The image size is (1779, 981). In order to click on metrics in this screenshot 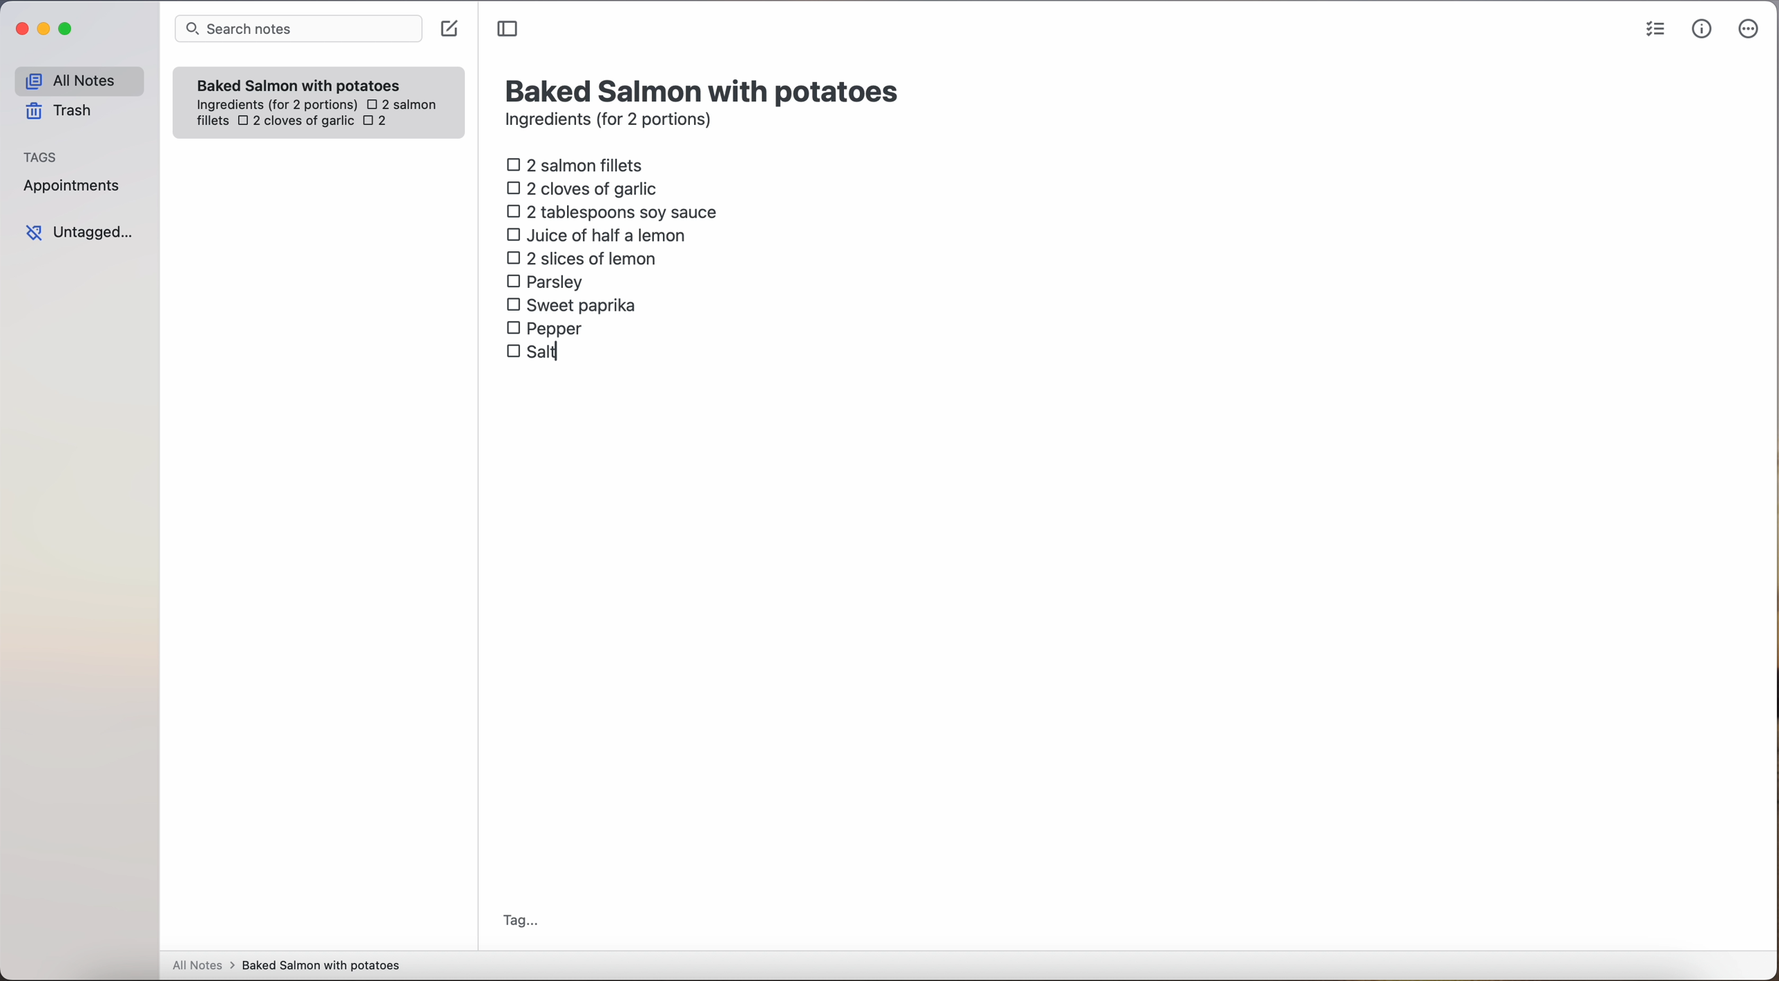, I will do `click(1702, 28)`.